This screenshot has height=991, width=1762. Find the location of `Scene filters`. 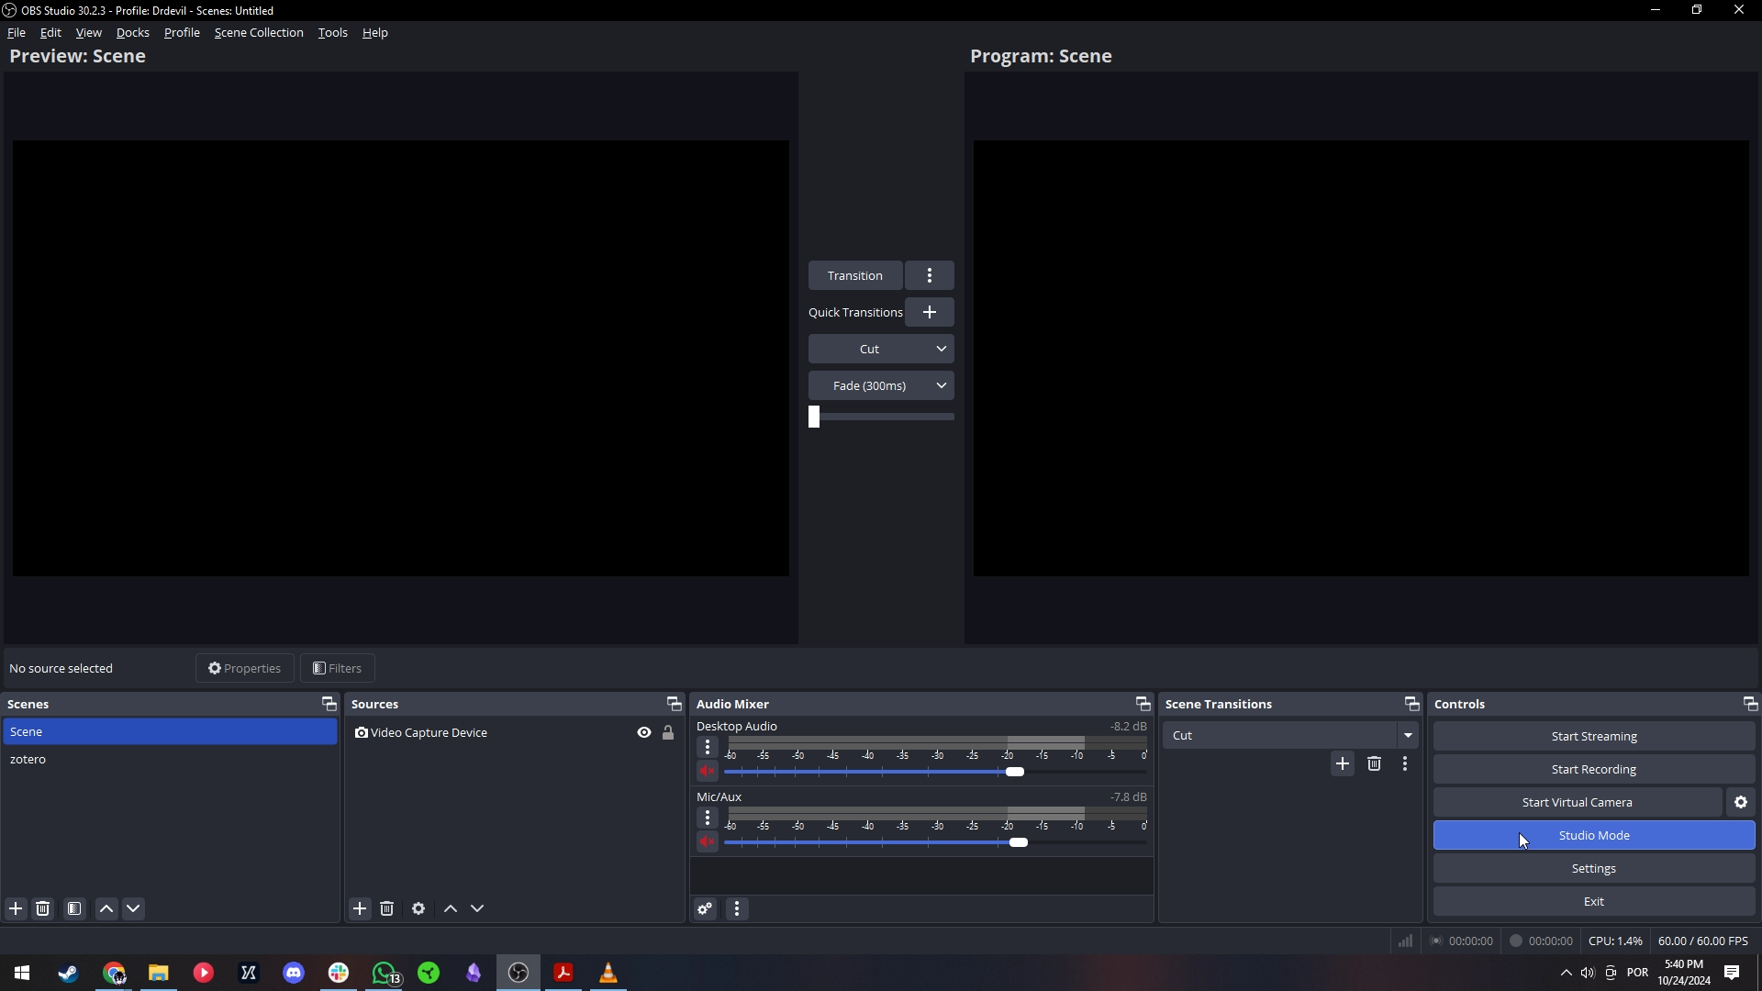

Scene filters is located at coordinates (74, 909).